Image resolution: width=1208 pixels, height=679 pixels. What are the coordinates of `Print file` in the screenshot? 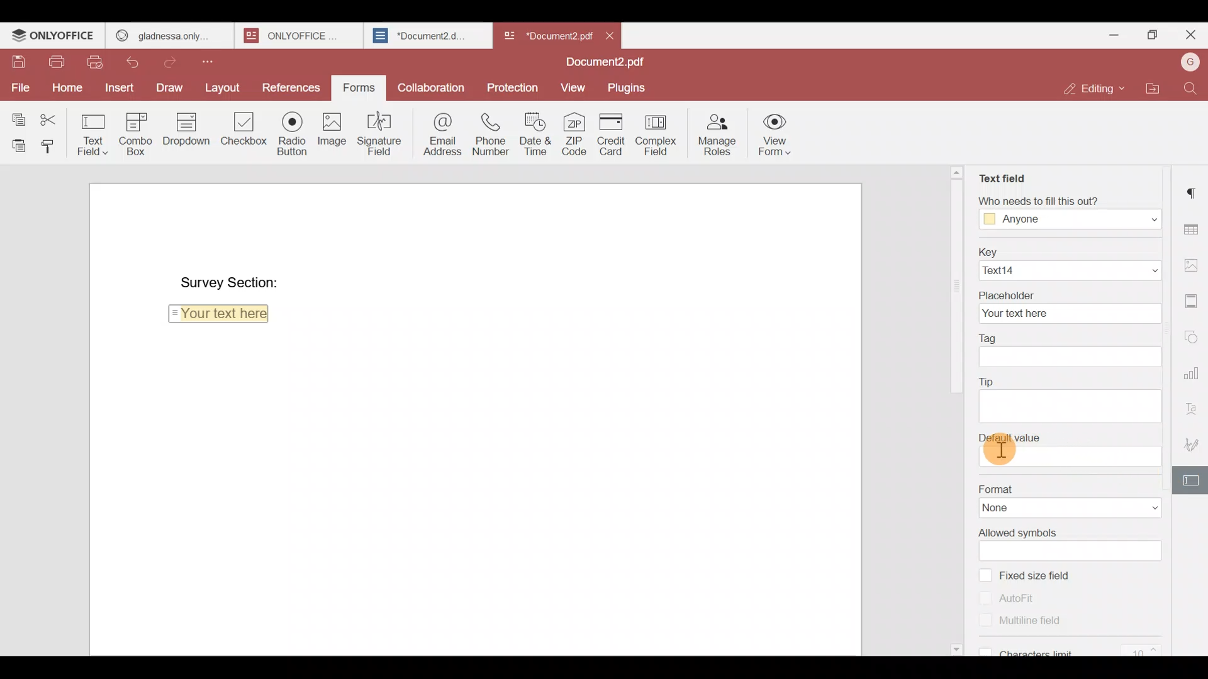 It's located at (52, 59).